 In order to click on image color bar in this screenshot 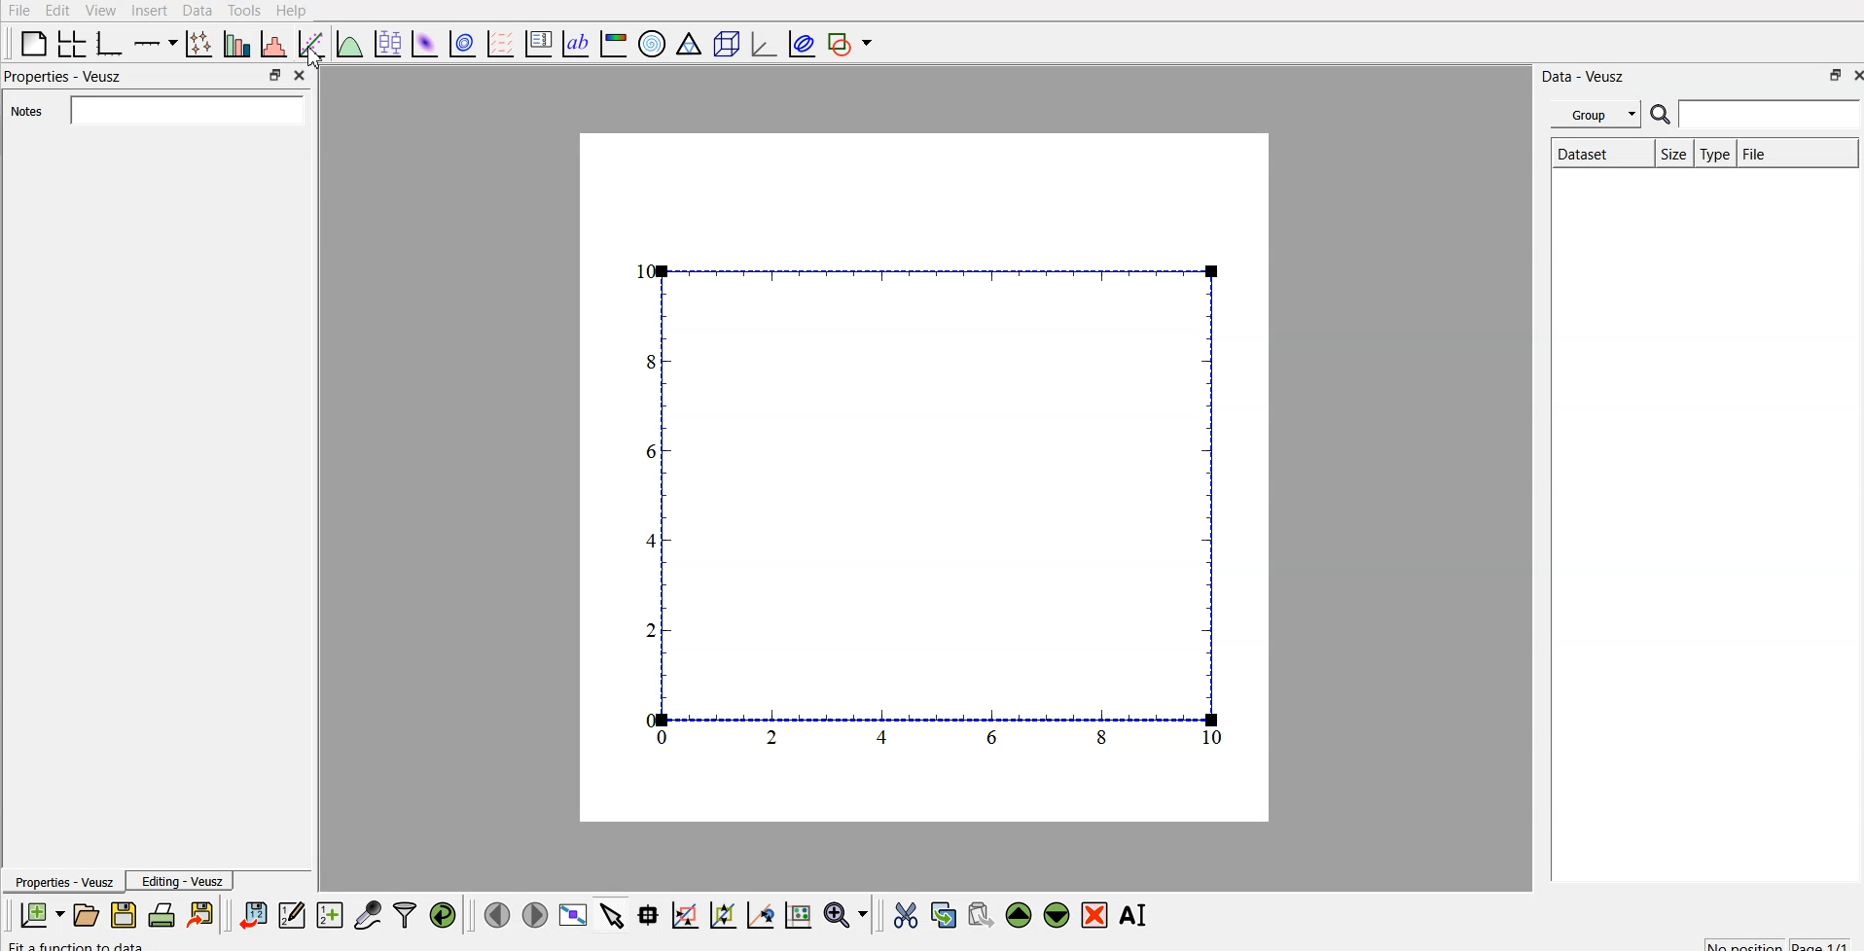, I will do `click(618, 44)`.